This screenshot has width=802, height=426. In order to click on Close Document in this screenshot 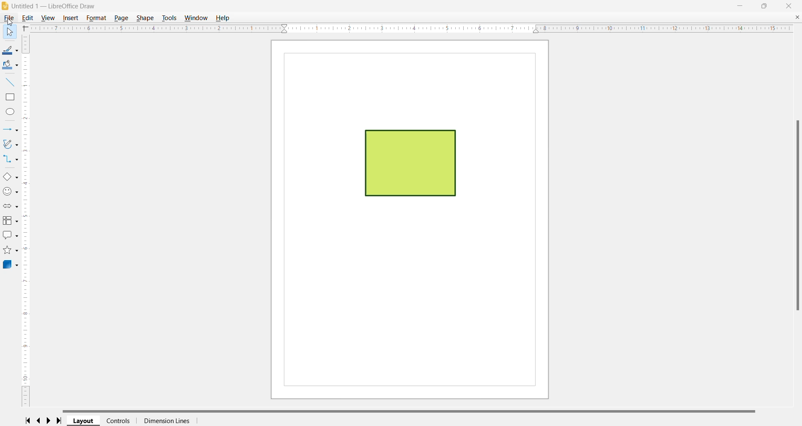, I will do `click(797, 18)`.